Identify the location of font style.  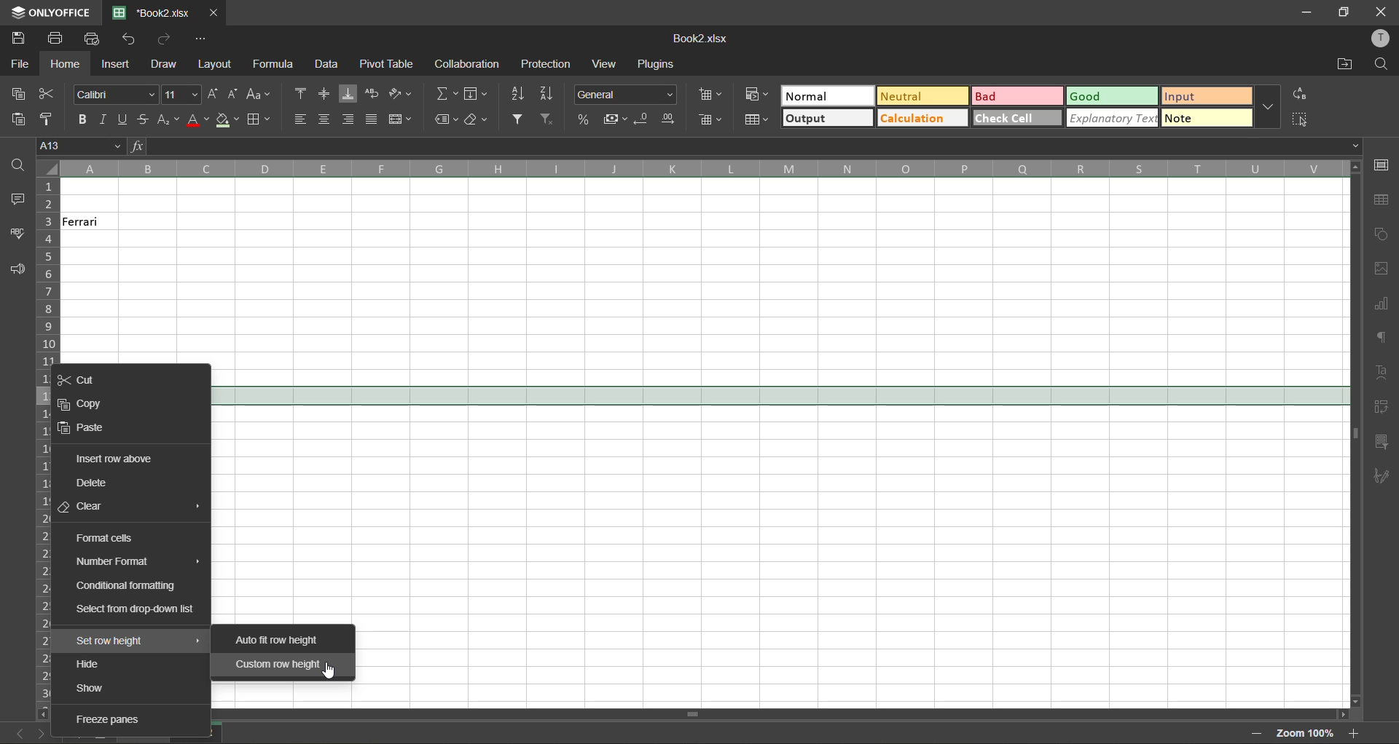
(113, 95).